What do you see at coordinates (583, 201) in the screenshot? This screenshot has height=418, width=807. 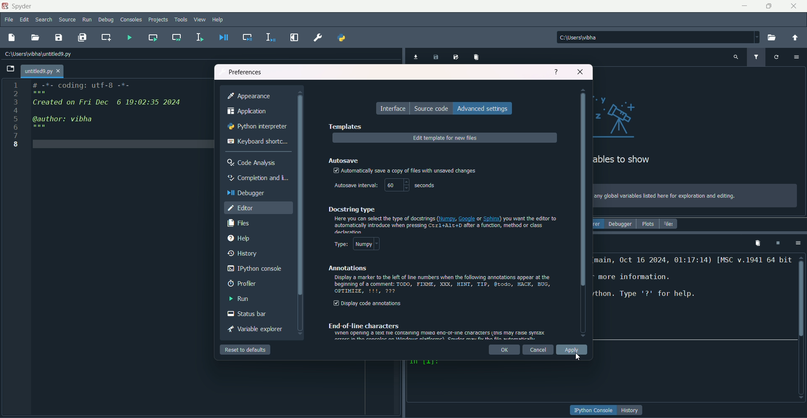 I see `scrollbar` at bounding box center [583, 201].